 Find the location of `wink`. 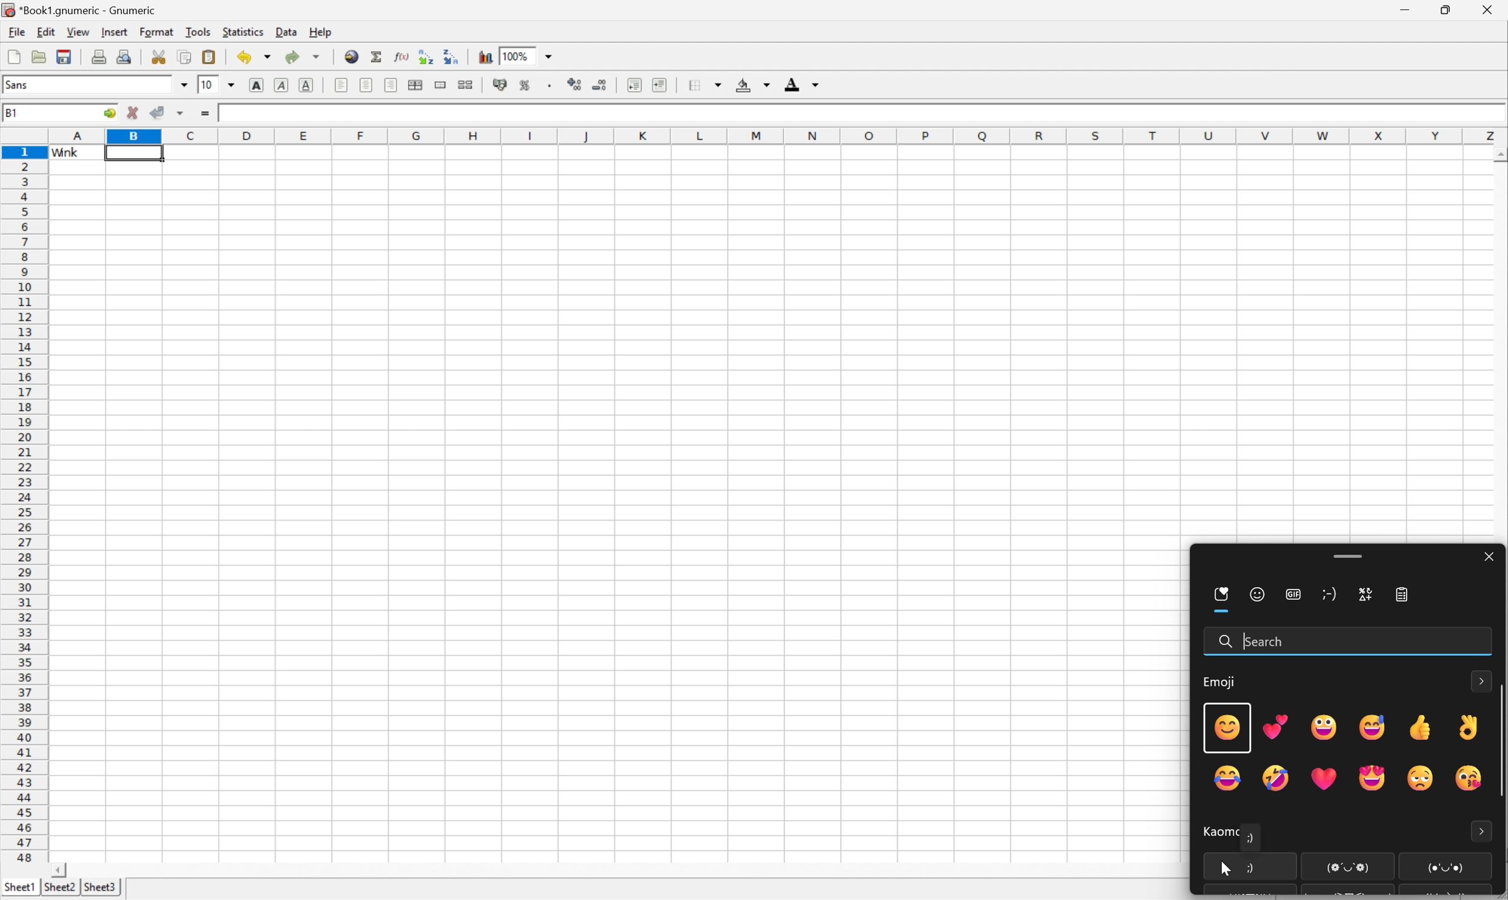

wink is located at coordinates (233, 112).